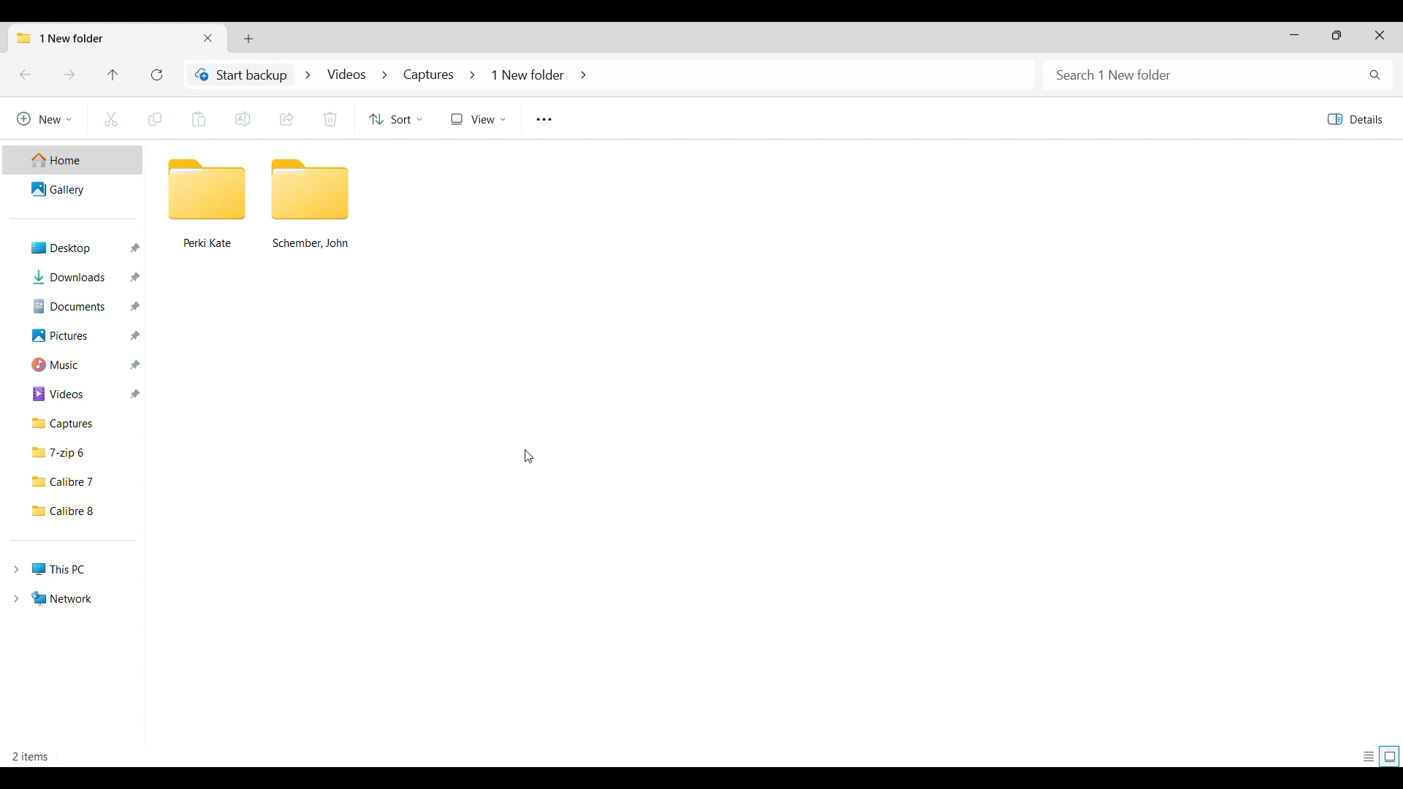 The width and height of the screenshot is (1403, 789). What do you see at coordinates (528, 456) in the screenshot?
I see `Cursor position unchanged` at bounding box center [528, 456].